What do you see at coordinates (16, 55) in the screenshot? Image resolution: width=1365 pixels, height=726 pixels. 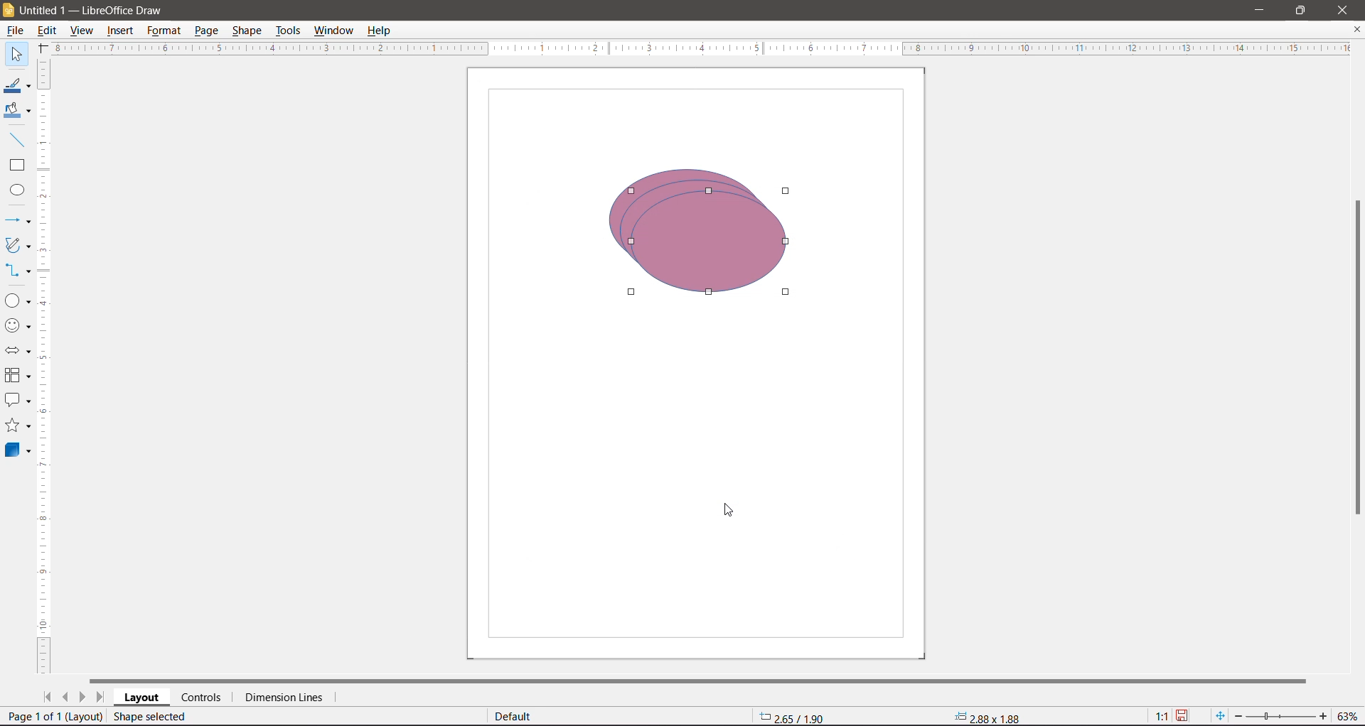 I see `Select Tool` at bounding box center [16, 55].